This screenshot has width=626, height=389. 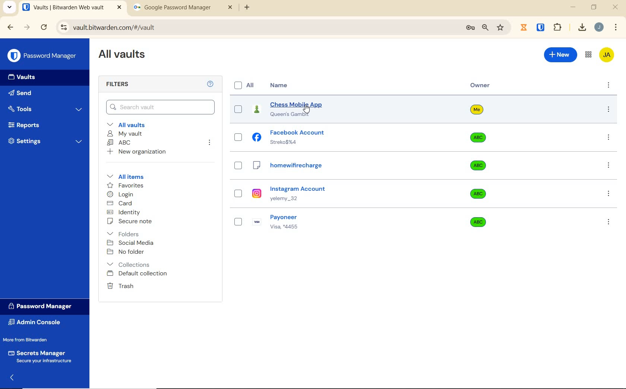 What do you see at coordinates (477, 112) in the screenshot?
I see `me` at bounding box center [477, 112].